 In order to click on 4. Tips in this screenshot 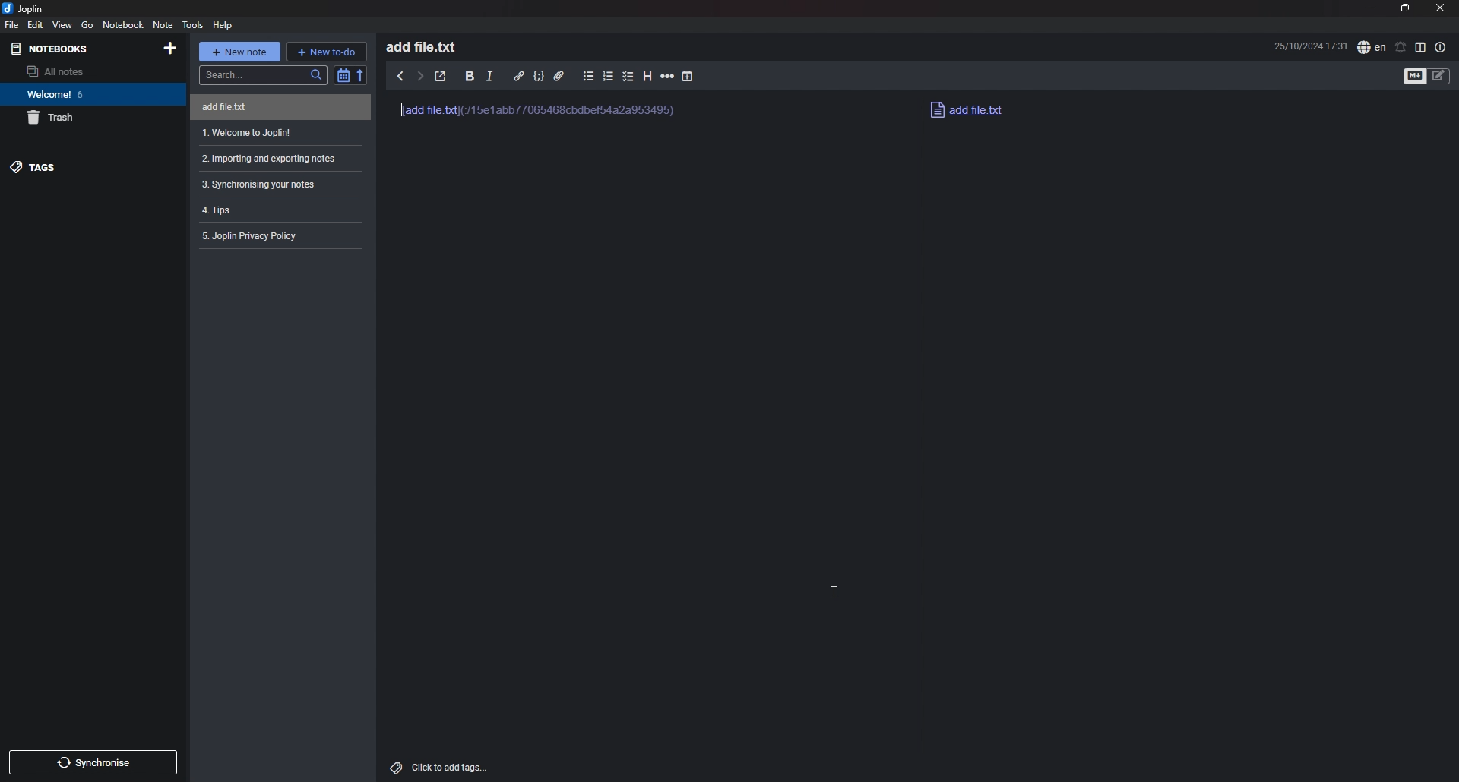, I will do `click(275, 209)`.